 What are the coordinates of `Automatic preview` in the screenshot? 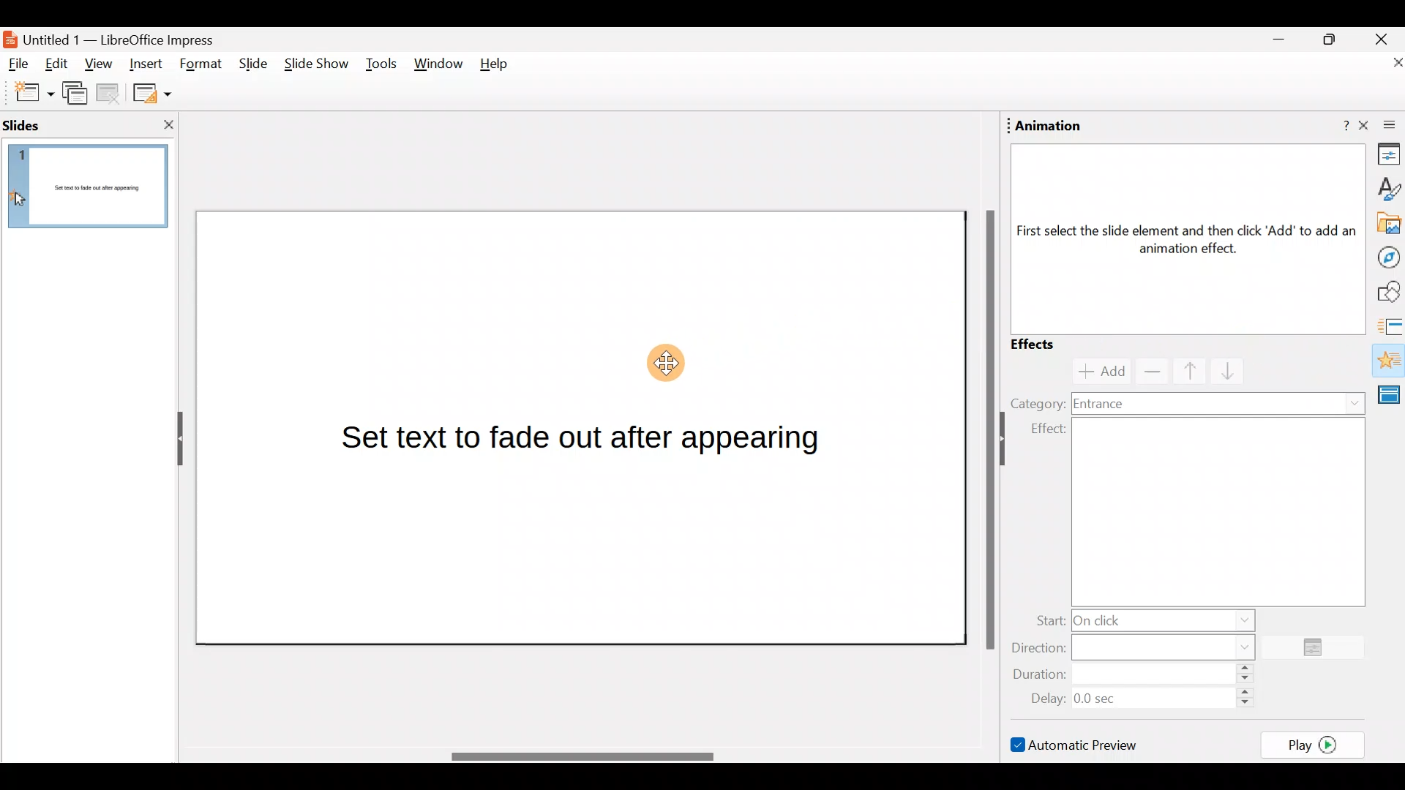 It's located at (1076, 744).